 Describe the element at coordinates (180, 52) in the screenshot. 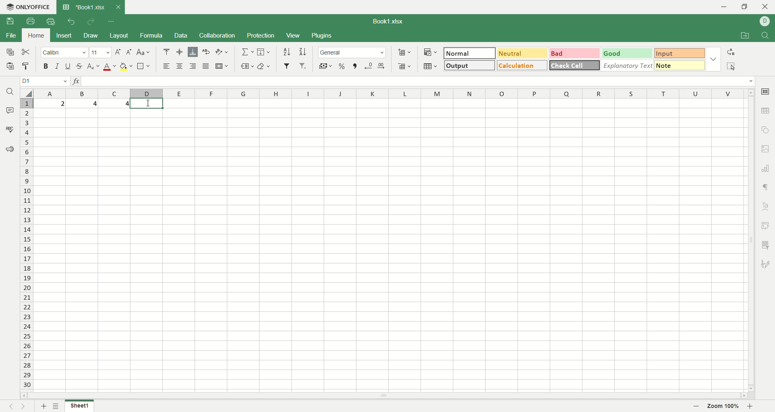

I see `align middle` at that location.